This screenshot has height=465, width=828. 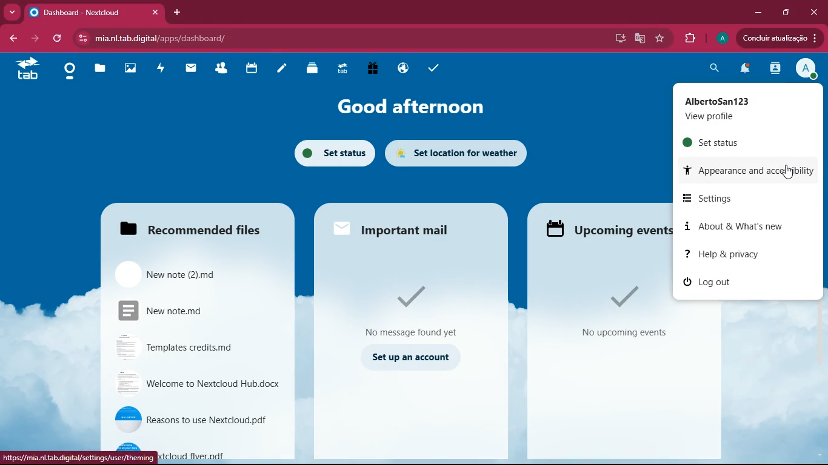 What do you see at coordinates (659, 38) in the screenshot?
I see `favorite` at bounding box center [659, 38].